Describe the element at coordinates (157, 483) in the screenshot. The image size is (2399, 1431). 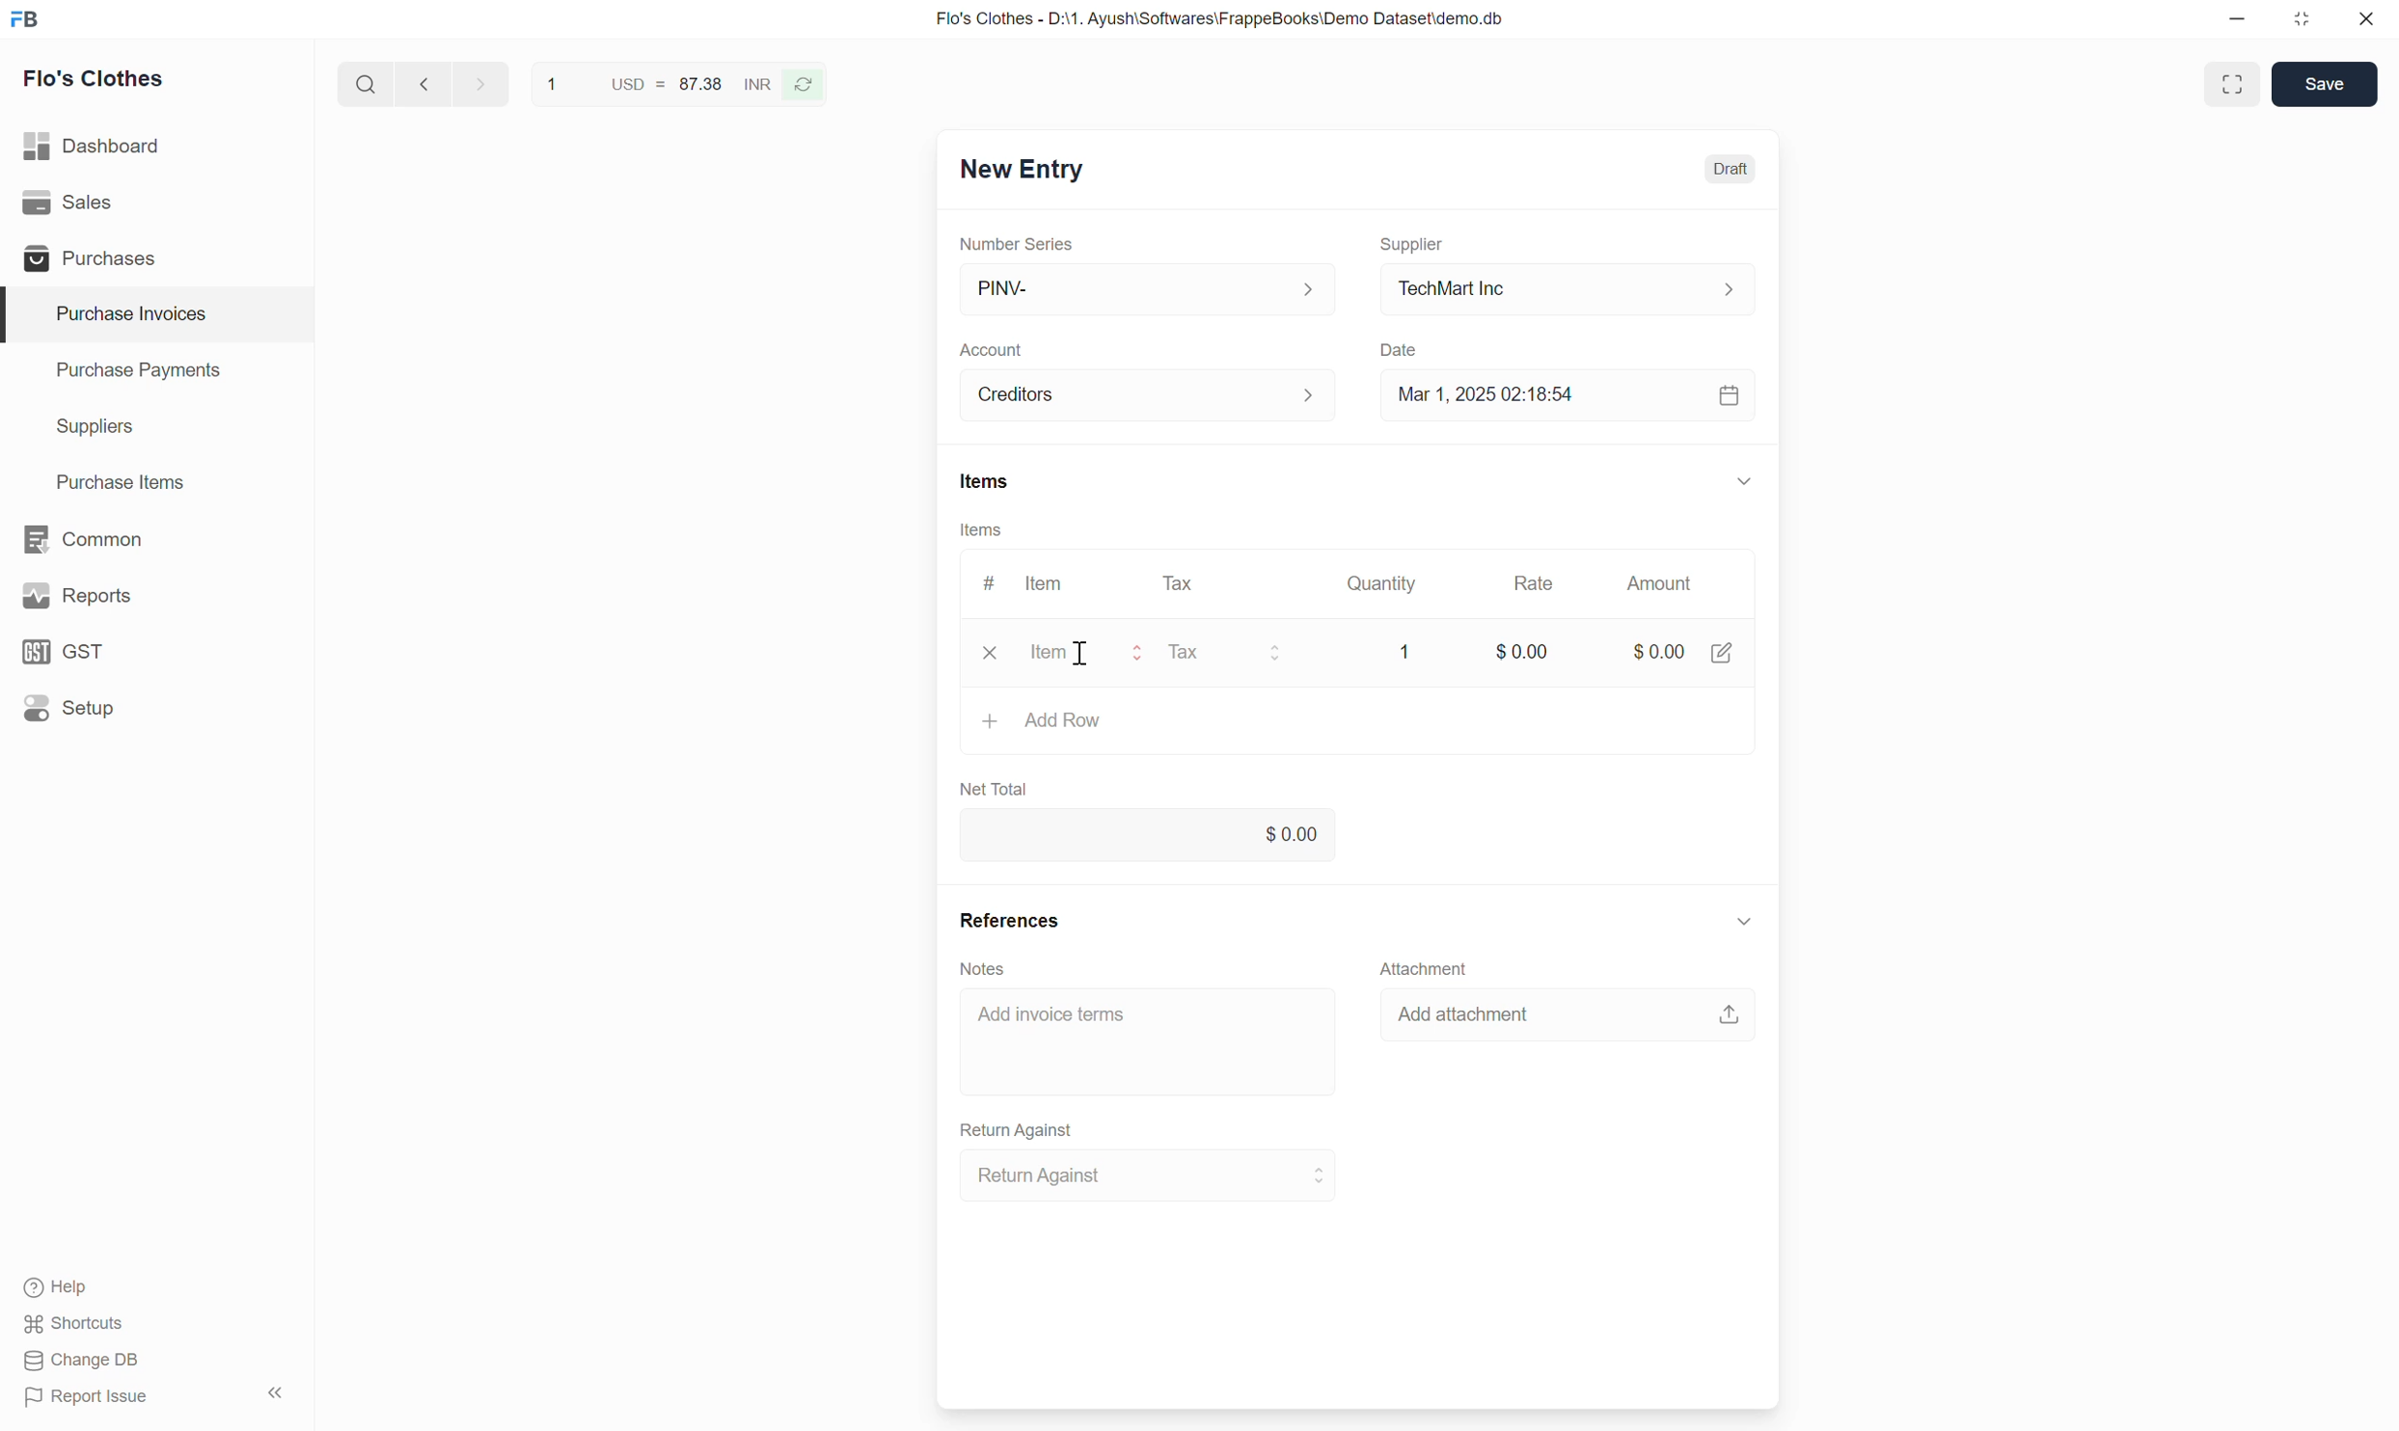
I see `Purchase Items` at that location.